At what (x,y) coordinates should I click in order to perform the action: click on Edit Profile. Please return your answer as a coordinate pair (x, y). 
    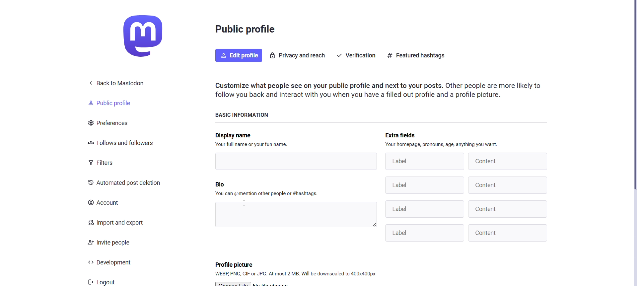
    Looking at the image, I should click on (238, 55).